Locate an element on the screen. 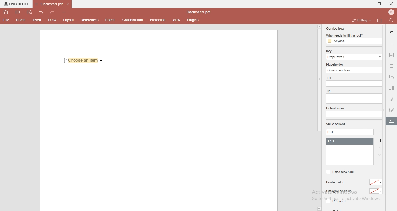  anyone is located at coordinates (354, 41).